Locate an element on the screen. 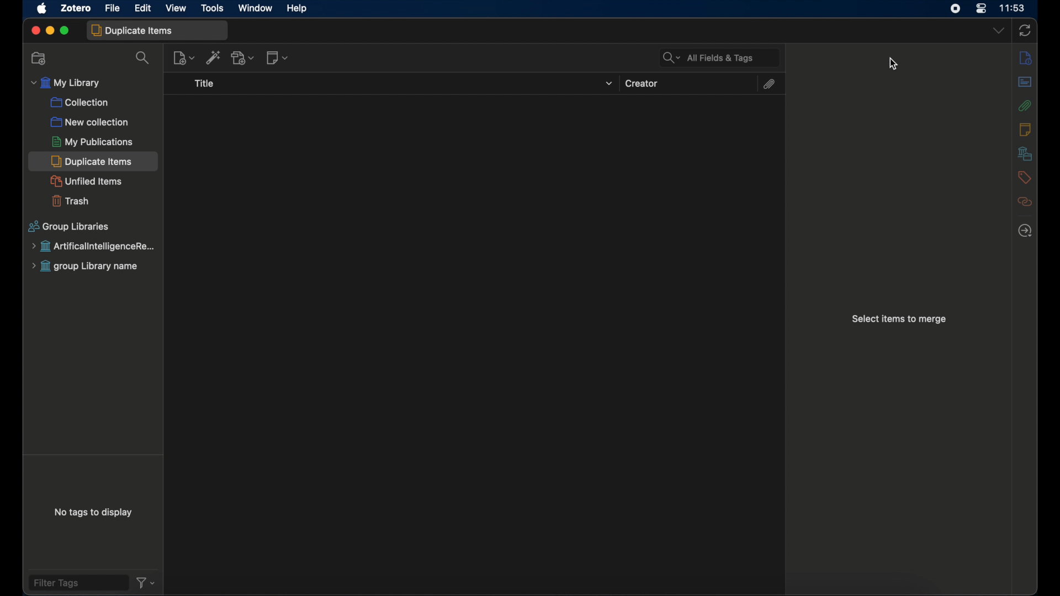 The height and width of the screenshot is (596, 1060). notes is located at coordinates (1025, 130).